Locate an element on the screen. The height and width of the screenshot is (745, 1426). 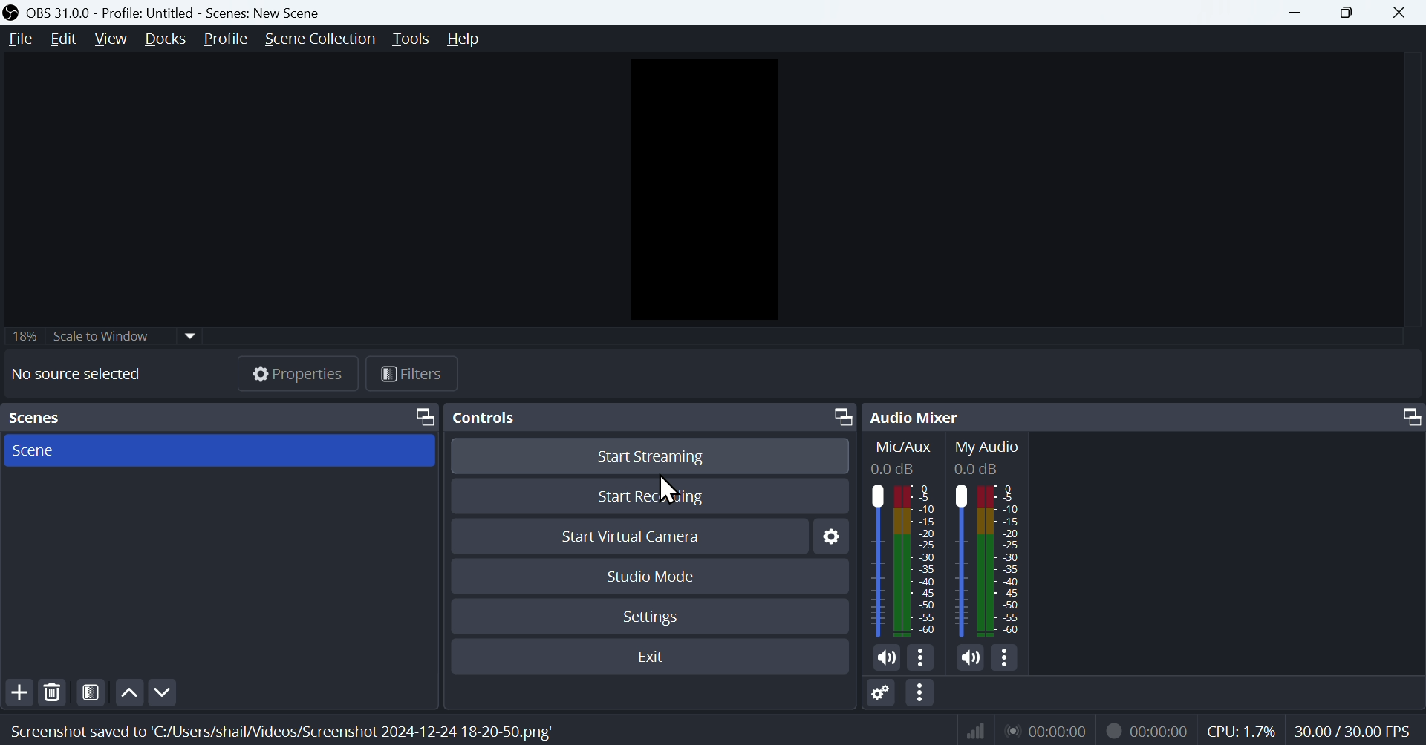
Delete is located at coordinates (52, 692).